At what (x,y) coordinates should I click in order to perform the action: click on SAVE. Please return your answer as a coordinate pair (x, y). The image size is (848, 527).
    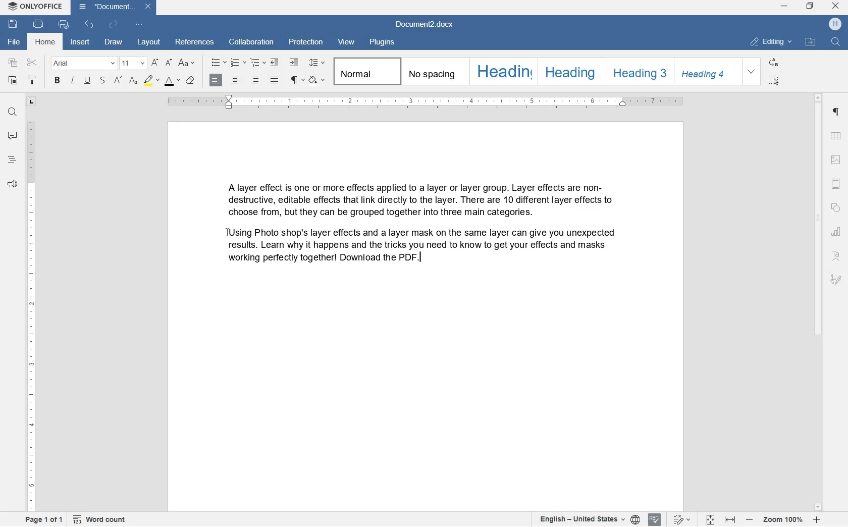
    Looking at the image, I should click on (14, 25).